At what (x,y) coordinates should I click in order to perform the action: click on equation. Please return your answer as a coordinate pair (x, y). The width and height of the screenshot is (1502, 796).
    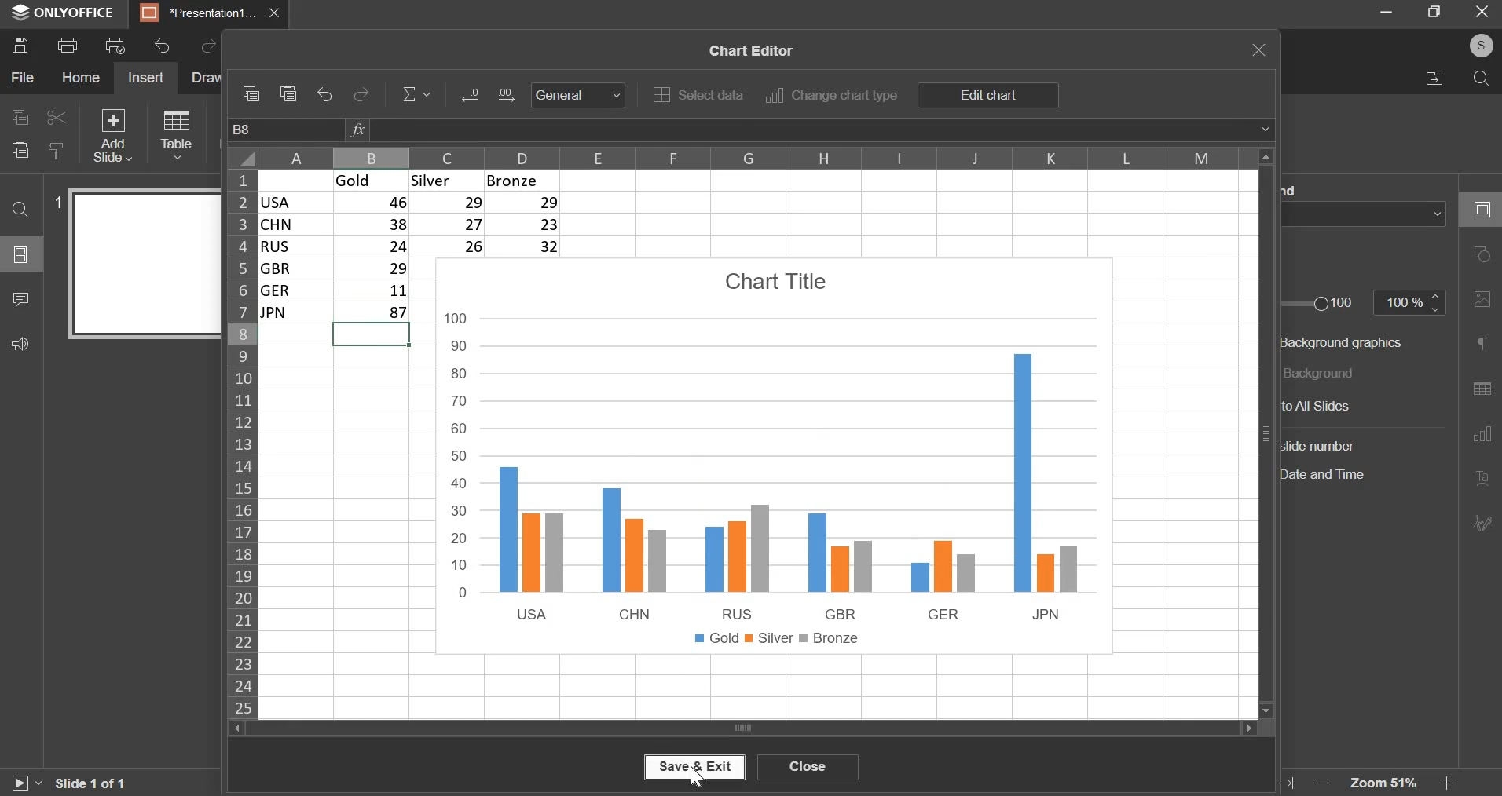
    Looking at the image, I should click on (417, 94).